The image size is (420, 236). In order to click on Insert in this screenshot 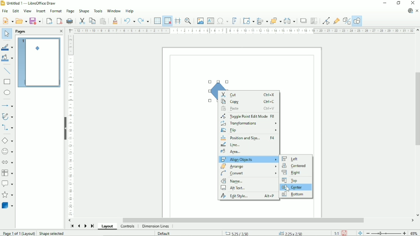, I will do `click(41, 11)`.